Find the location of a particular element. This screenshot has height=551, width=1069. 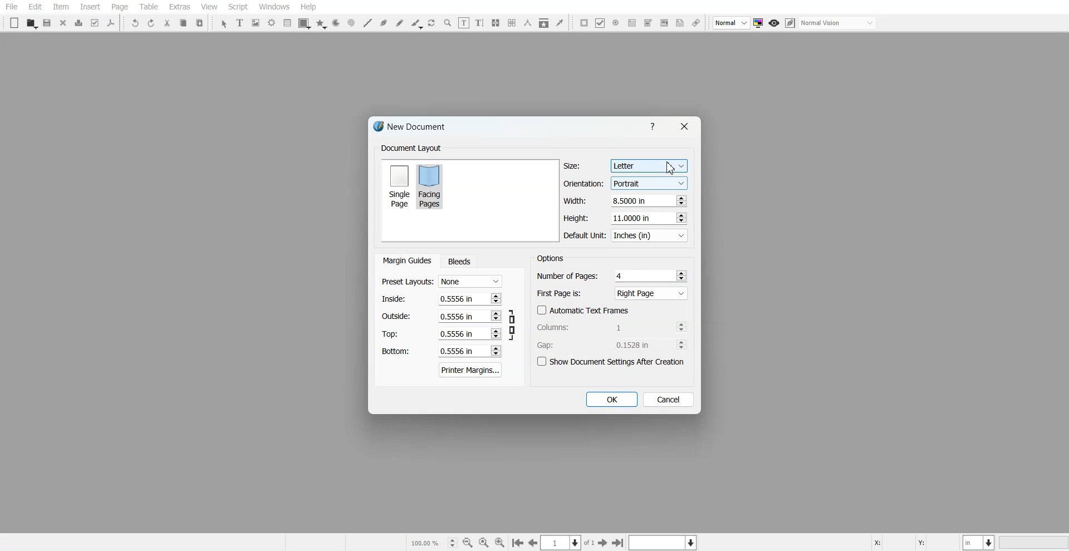

8.5000 in is located at coordinates (631, 200).